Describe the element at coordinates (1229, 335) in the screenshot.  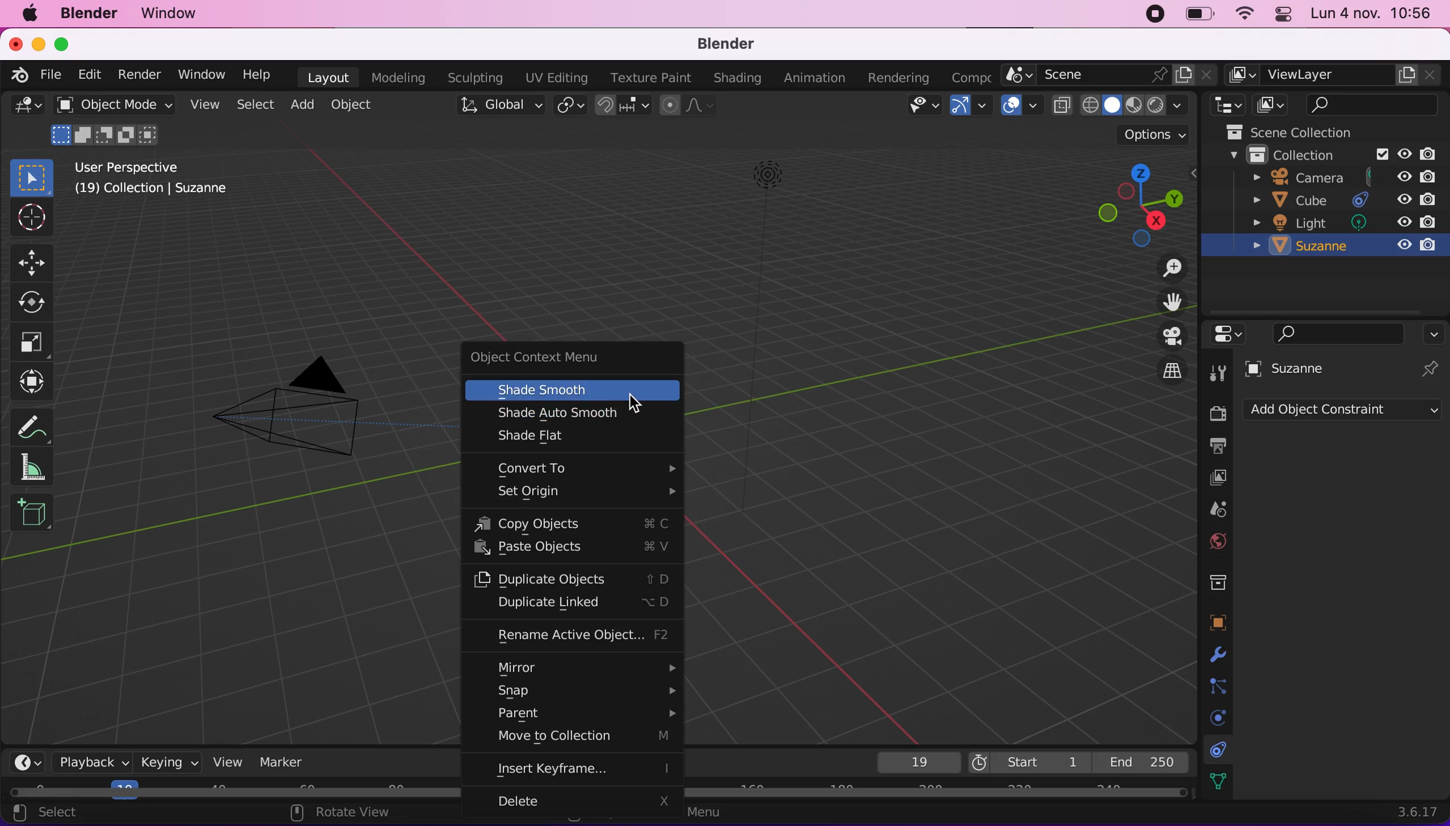
I see `editor type` at that location.